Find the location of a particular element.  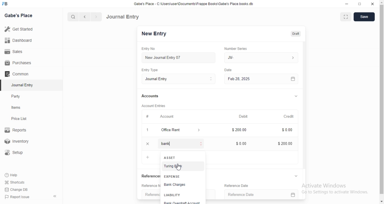

‘Report Issue is located at coordinates (16, 197).